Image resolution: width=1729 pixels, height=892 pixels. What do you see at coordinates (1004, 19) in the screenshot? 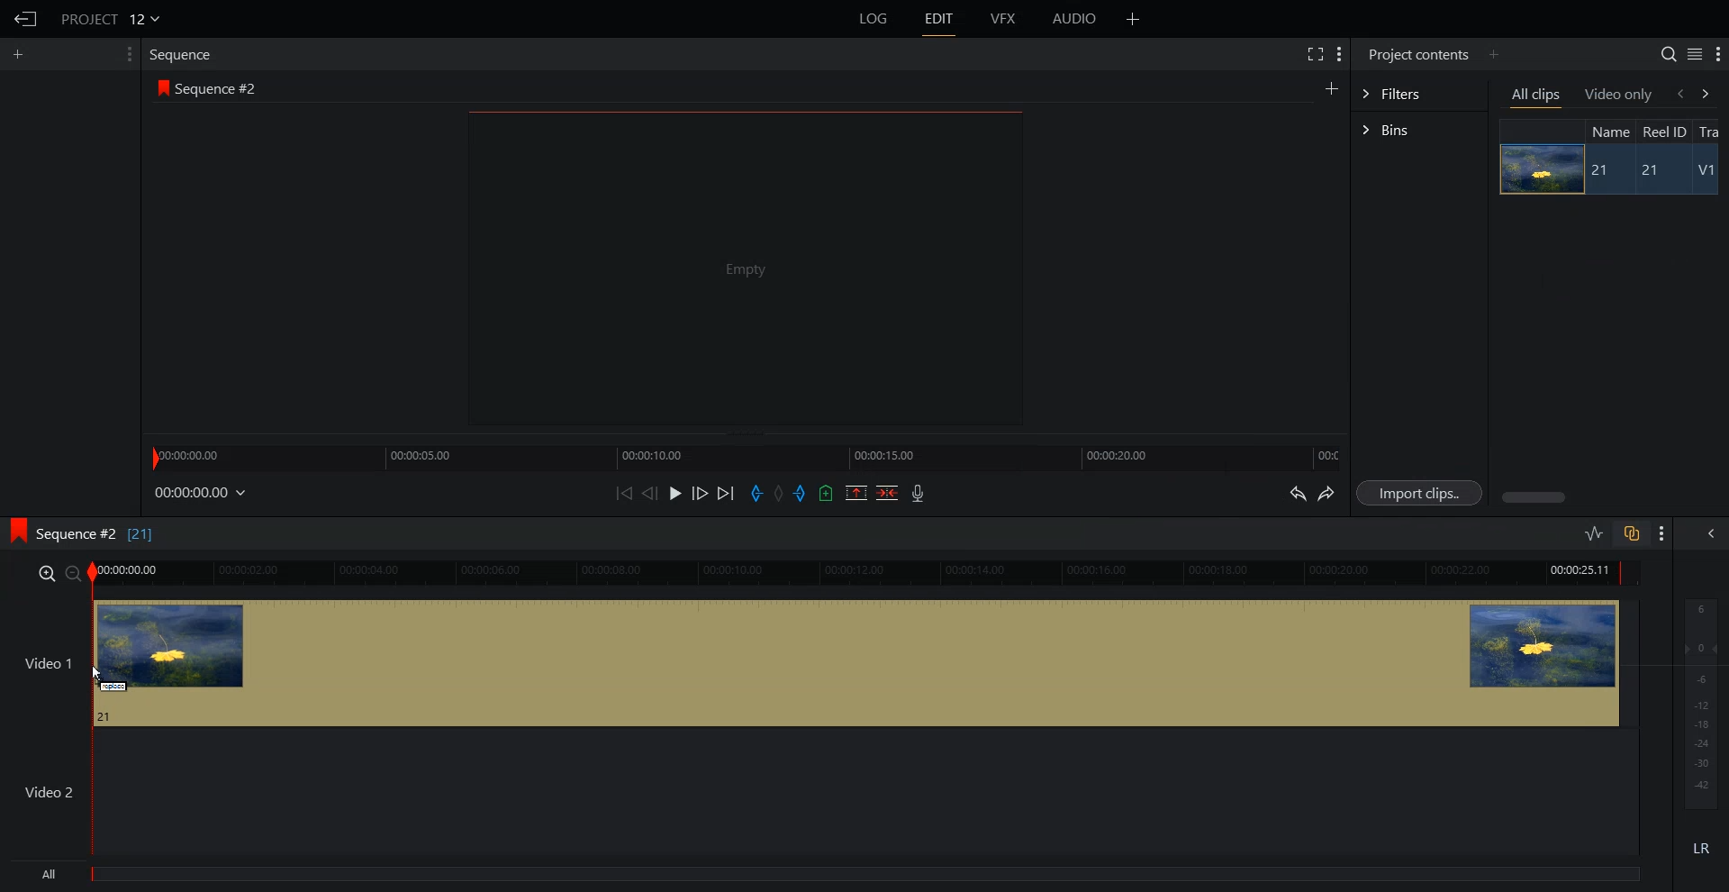
I see `VFX` at bounding box center [1004, 19].